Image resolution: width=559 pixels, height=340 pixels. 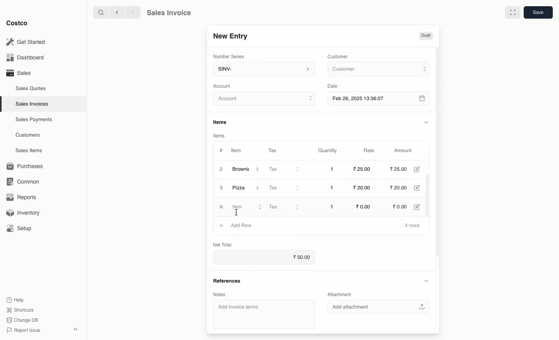 What do you see at coordinates (223, 122) in the screenshot?
I see `Items` at bounding box center [223, 122].